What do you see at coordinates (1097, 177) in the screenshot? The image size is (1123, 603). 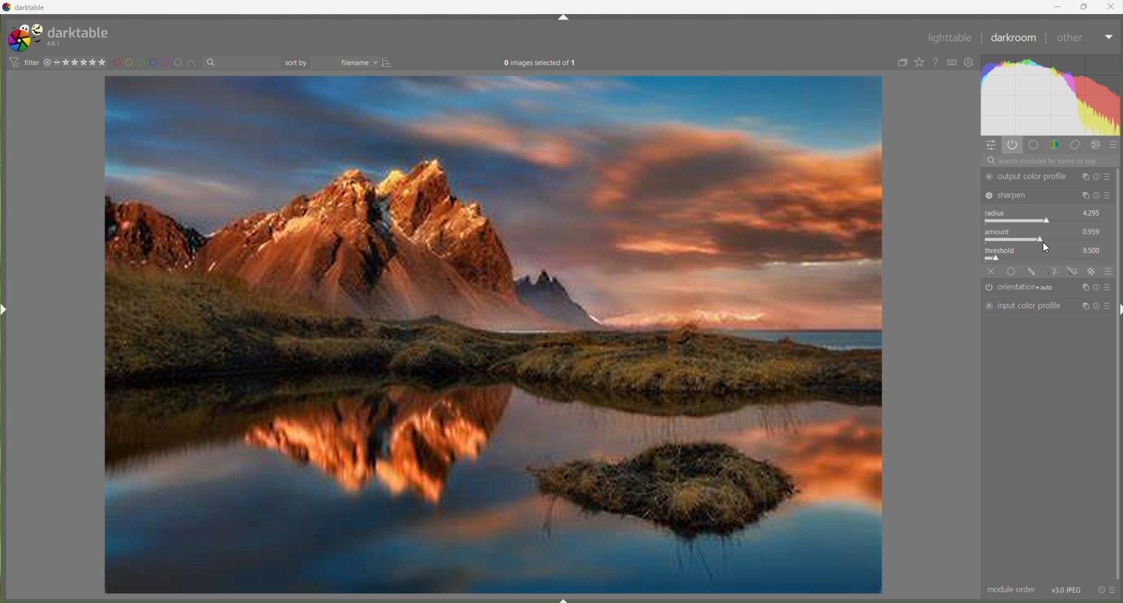 I see `copy, reset and presets` at bounding box center [1097, 177].